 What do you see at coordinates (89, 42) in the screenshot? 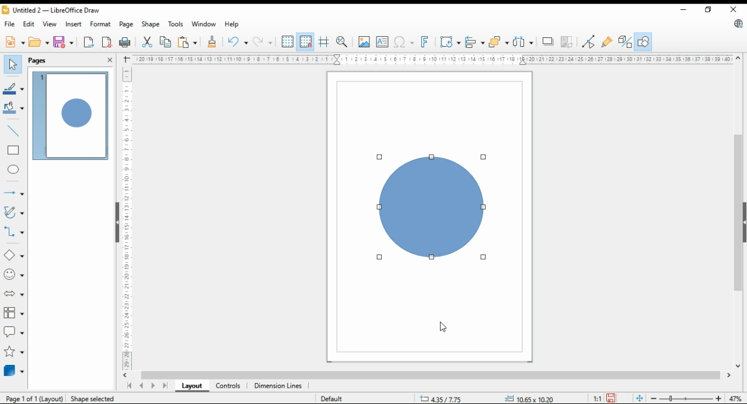
I see `export` at bounding box center [89, 42].